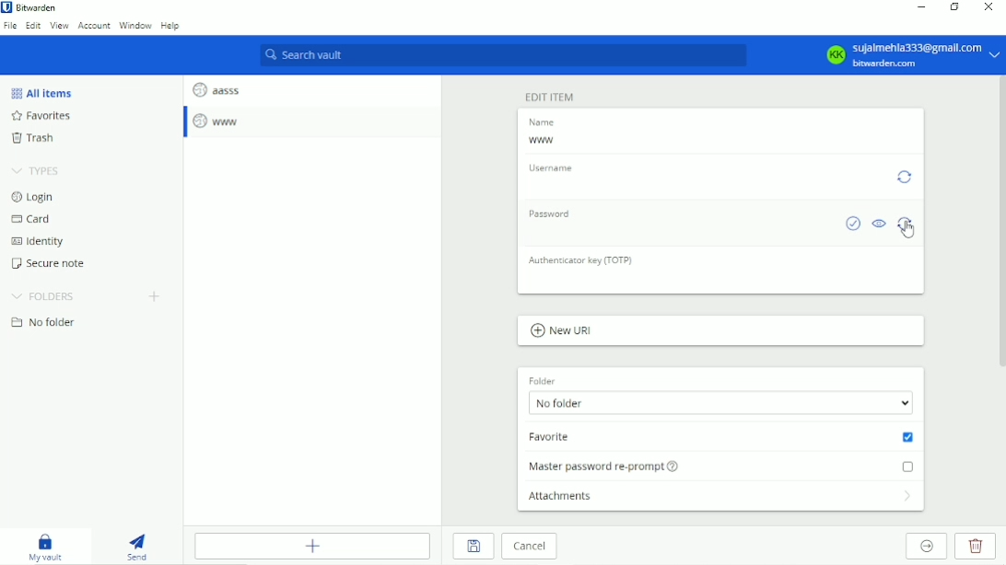  What do you see at coordinates (473, 547) in the screenshot?
I see `Save` at bounding box center [473, 547].